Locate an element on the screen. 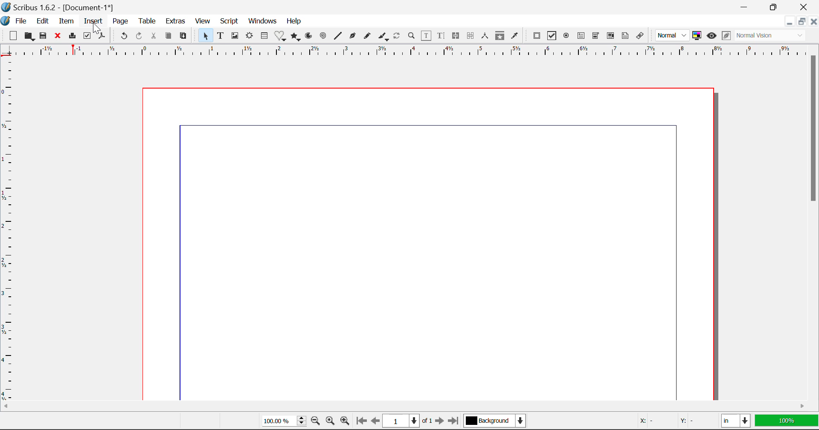 This screenshot has width=819, height=430. Help is located at coordinates (294, 21).